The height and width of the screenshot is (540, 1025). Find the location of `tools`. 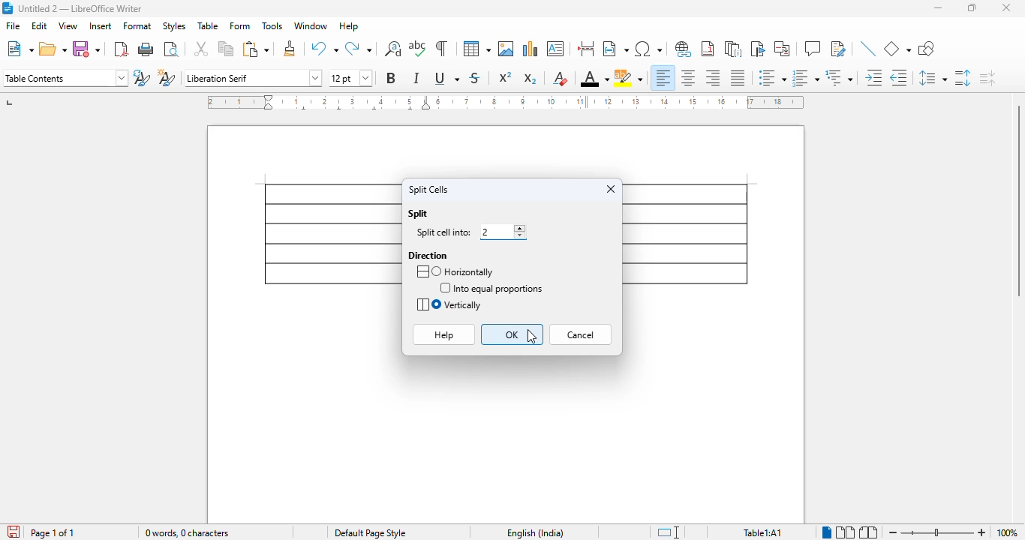

tools is located at coordinates (272, 25).